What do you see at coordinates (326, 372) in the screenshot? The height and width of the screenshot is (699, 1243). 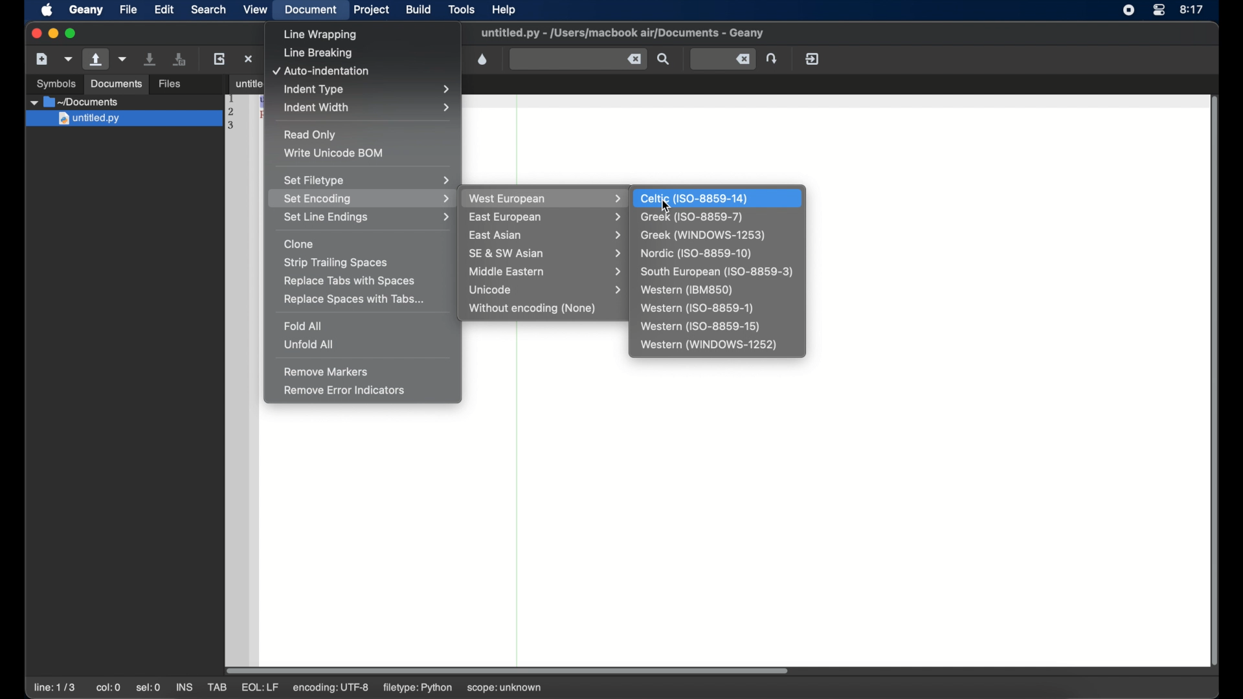 I see `remove markers` at bounding box center [326, 372].